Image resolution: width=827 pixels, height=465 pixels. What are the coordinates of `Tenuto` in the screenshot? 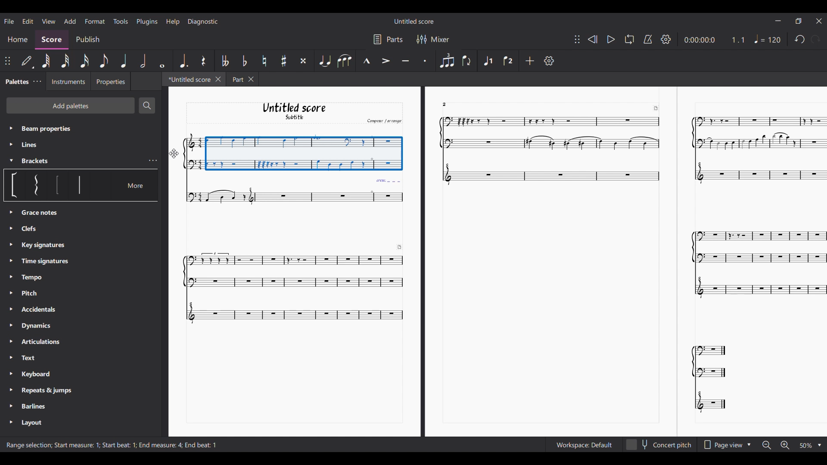 It's located at (405, 60).